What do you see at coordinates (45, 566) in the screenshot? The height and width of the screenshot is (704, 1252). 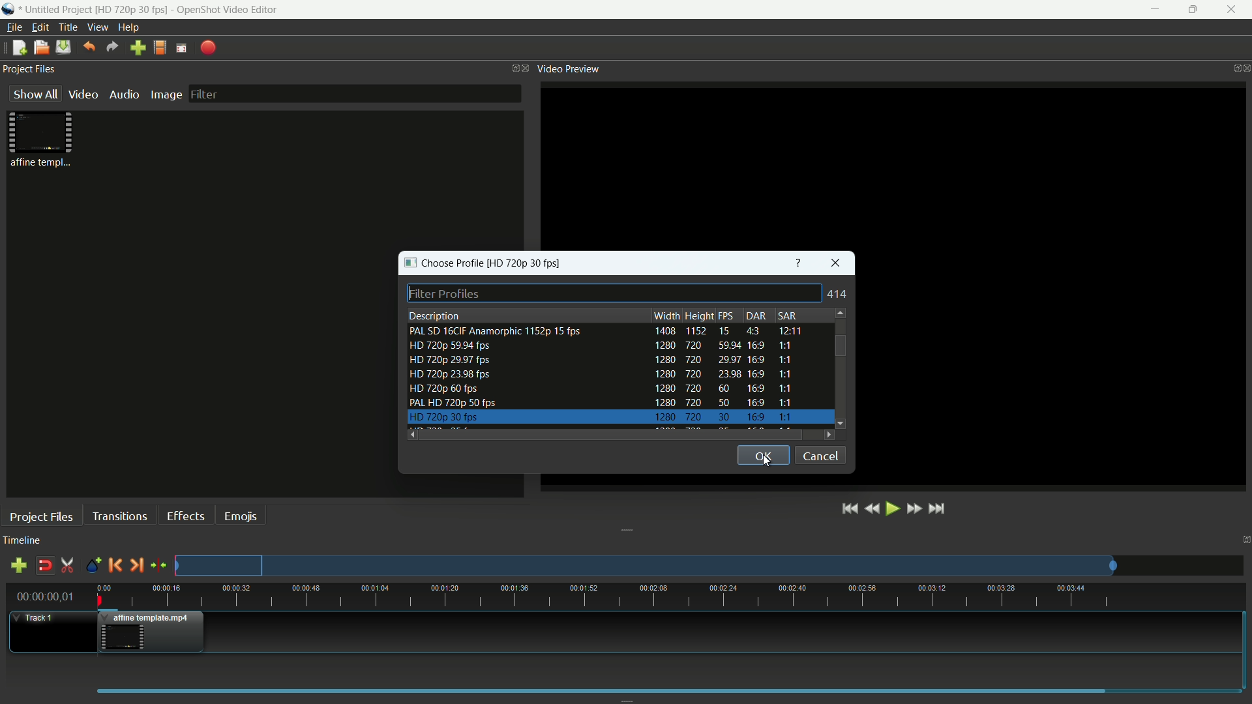 I see `disable snap ` at bounding box center [45, 566].